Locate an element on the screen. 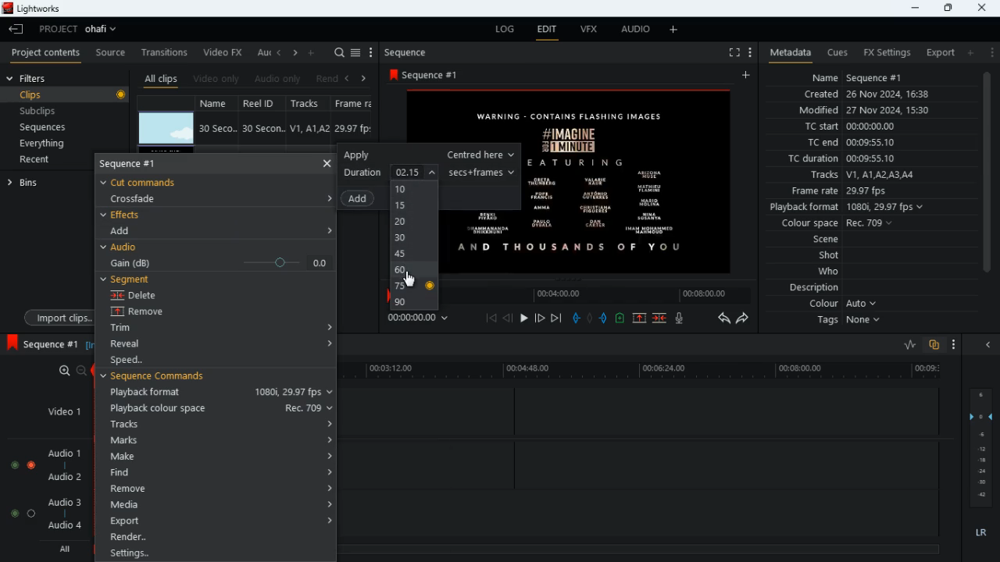  audio 2 is located at coordinates (61, 478).